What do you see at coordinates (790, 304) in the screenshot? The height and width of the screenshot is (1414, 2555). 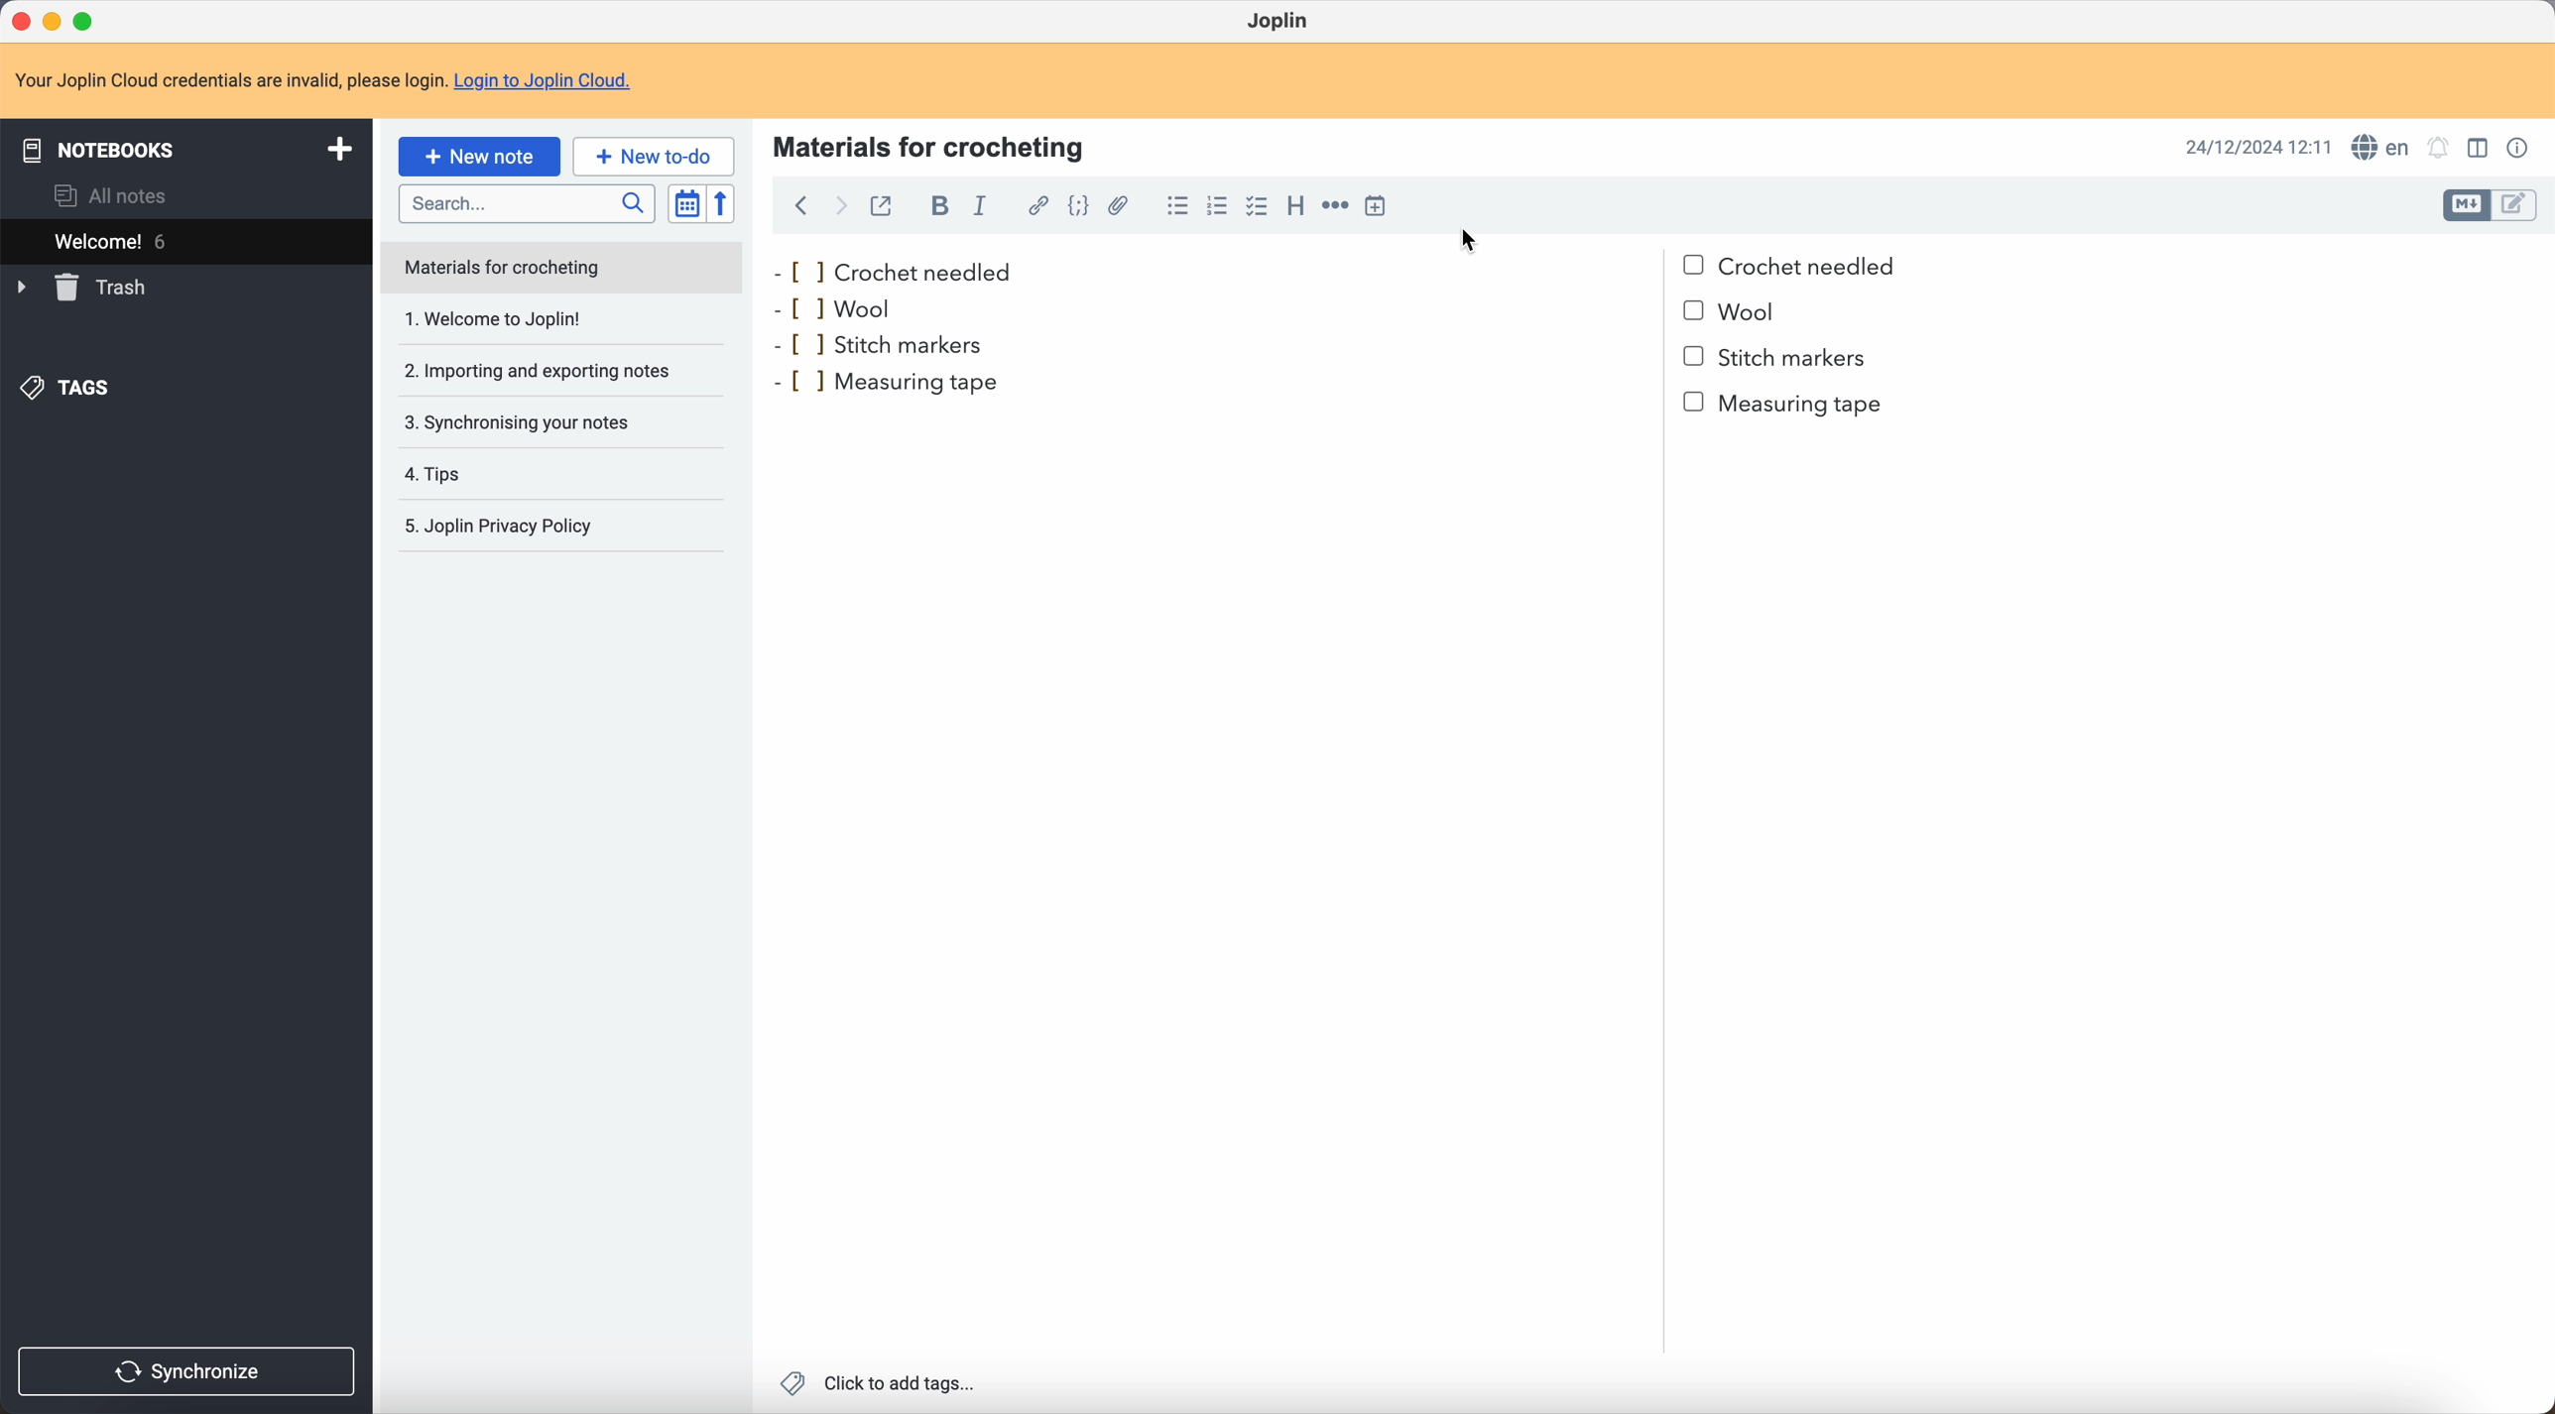 I see `bullet point` at bounding box center [790, 304].